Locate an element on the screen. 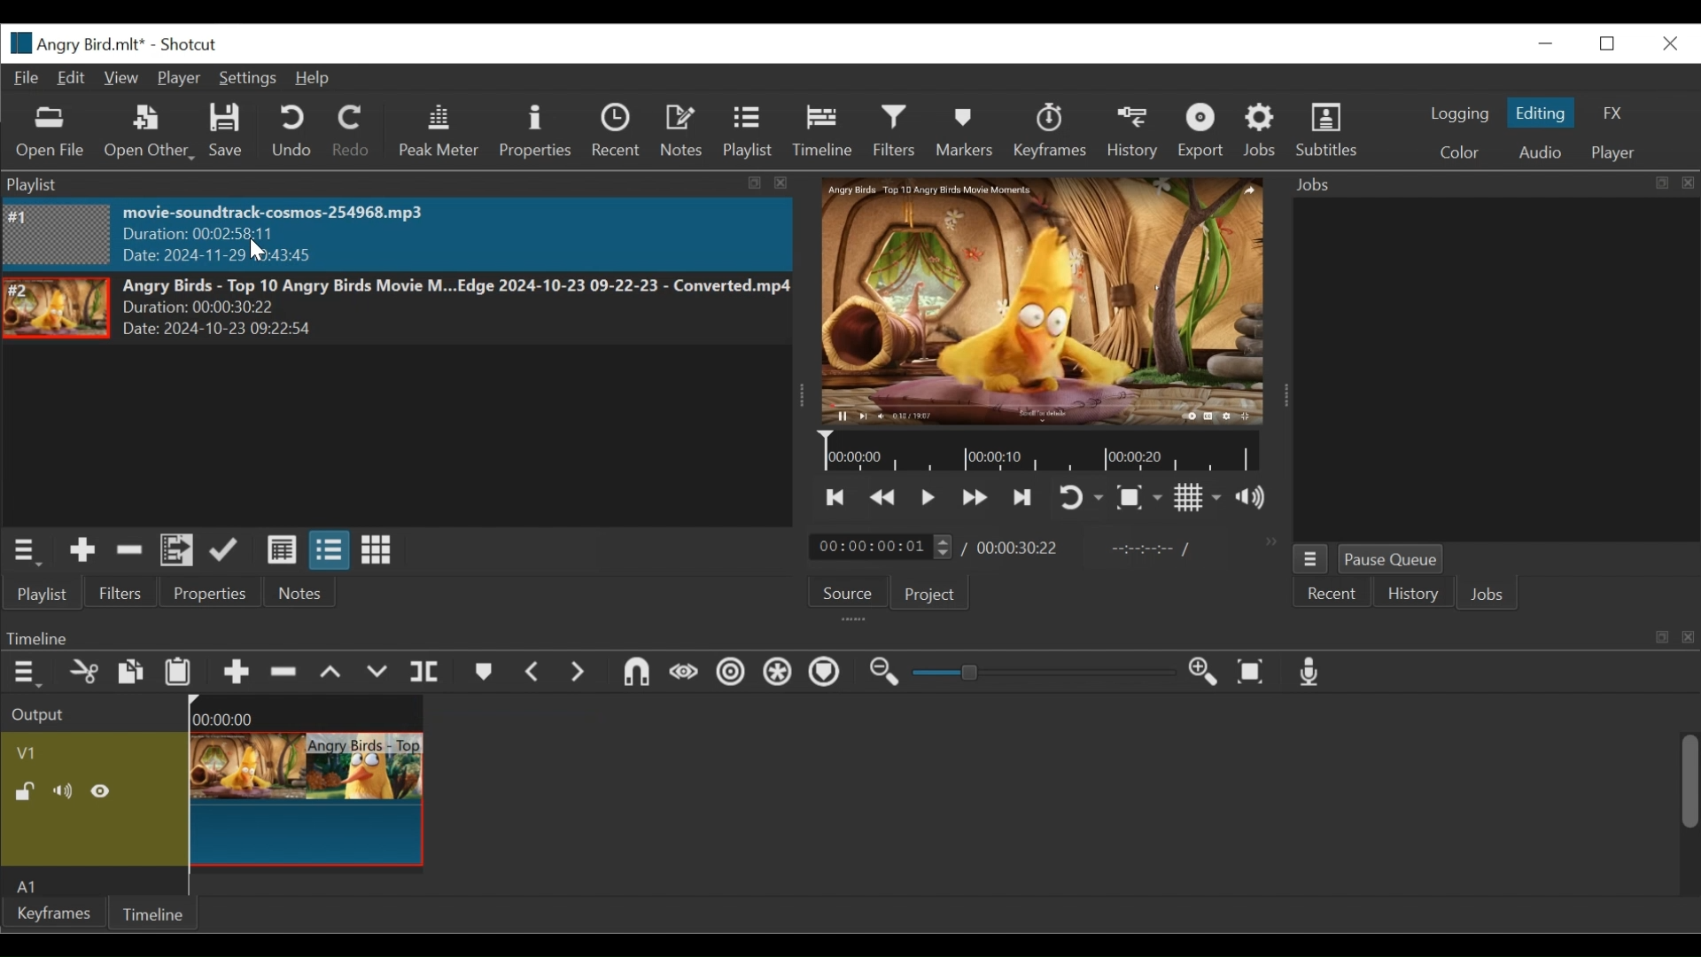 Image resolution: width=1701 pixels, height=957 pixels. movie-soundtrack-cosmos-254968.mp3
Duration: 00:02:58:11
Date: 2024-11-29 10:43:45 is located at coordinates (313, 237).